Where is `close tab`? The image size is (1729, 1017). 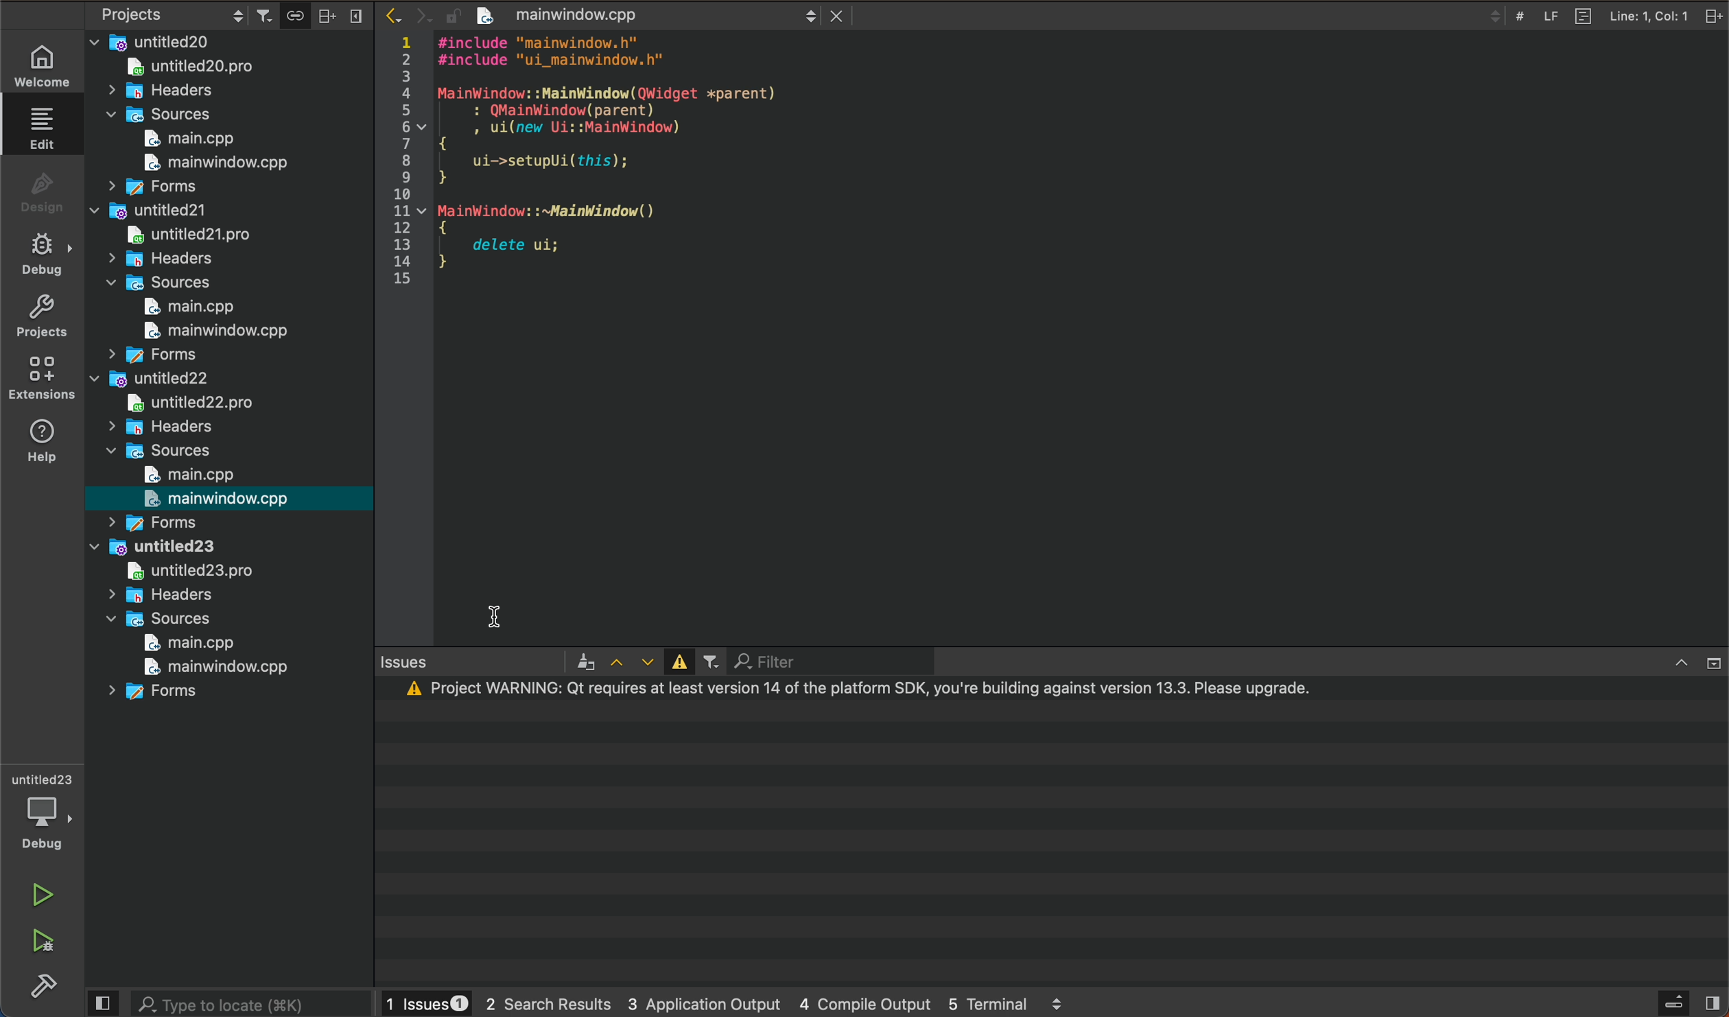
close tab is located at coordinates (837, 17).